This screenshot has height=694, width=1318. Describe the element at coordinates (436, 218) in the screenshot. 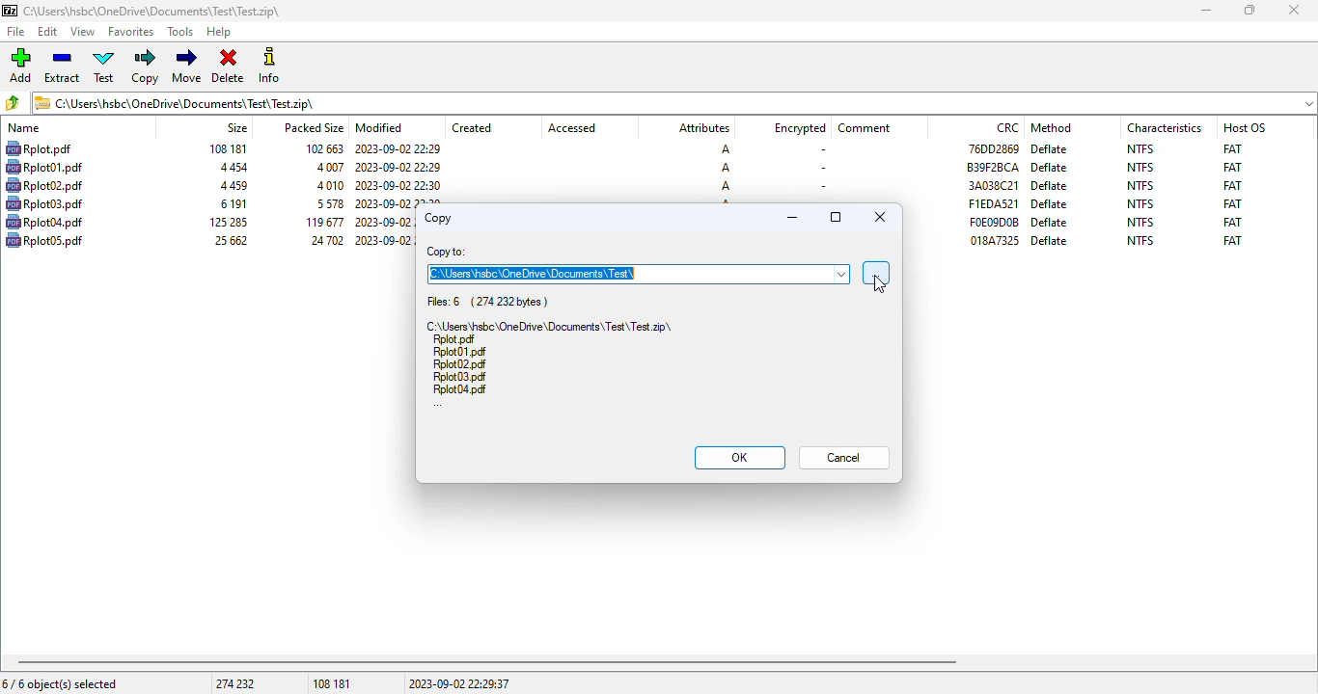

I see `copy` at that location.